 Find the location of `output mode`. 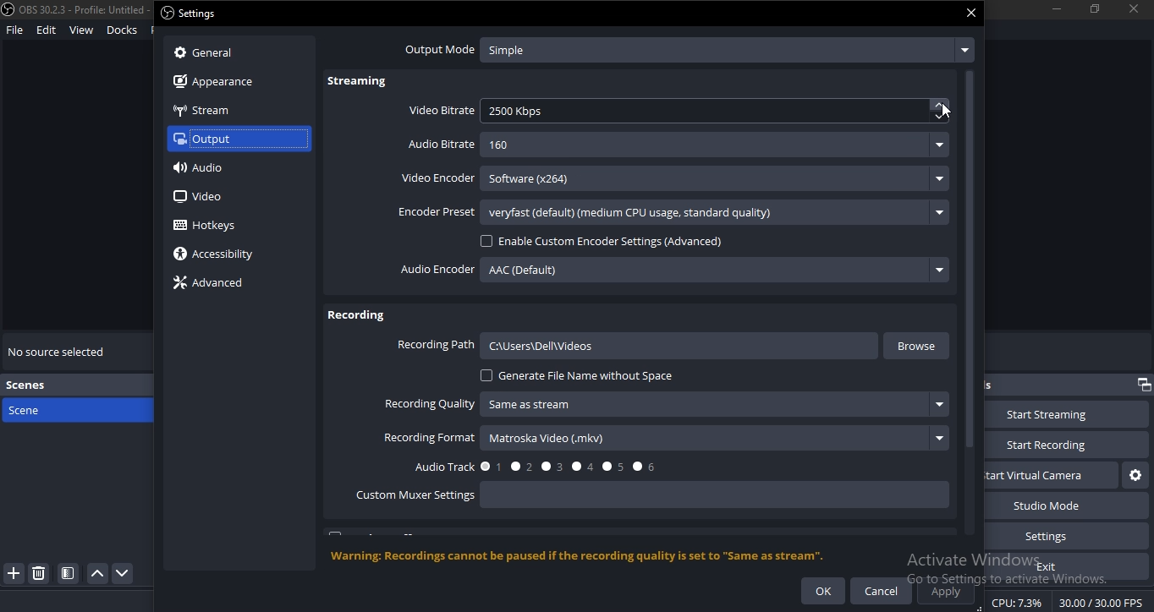

output mode is located at coordinates (687, 49).